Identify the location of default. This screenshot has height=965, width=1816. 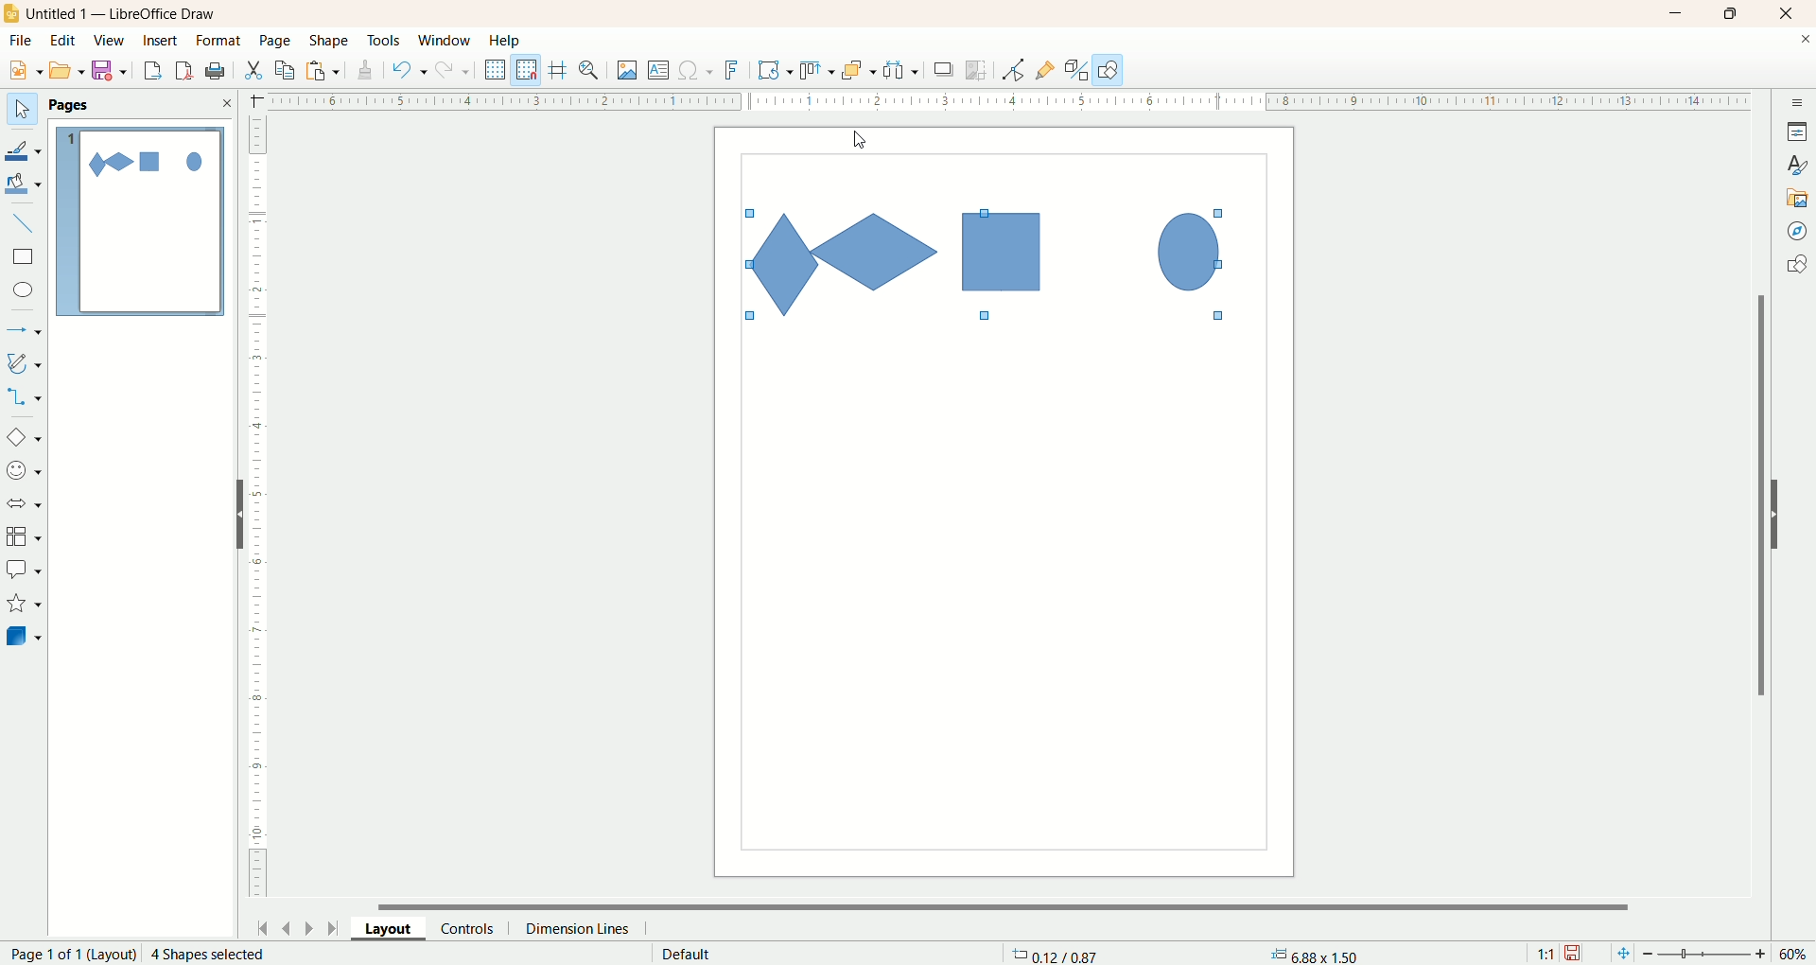
(689, 954).